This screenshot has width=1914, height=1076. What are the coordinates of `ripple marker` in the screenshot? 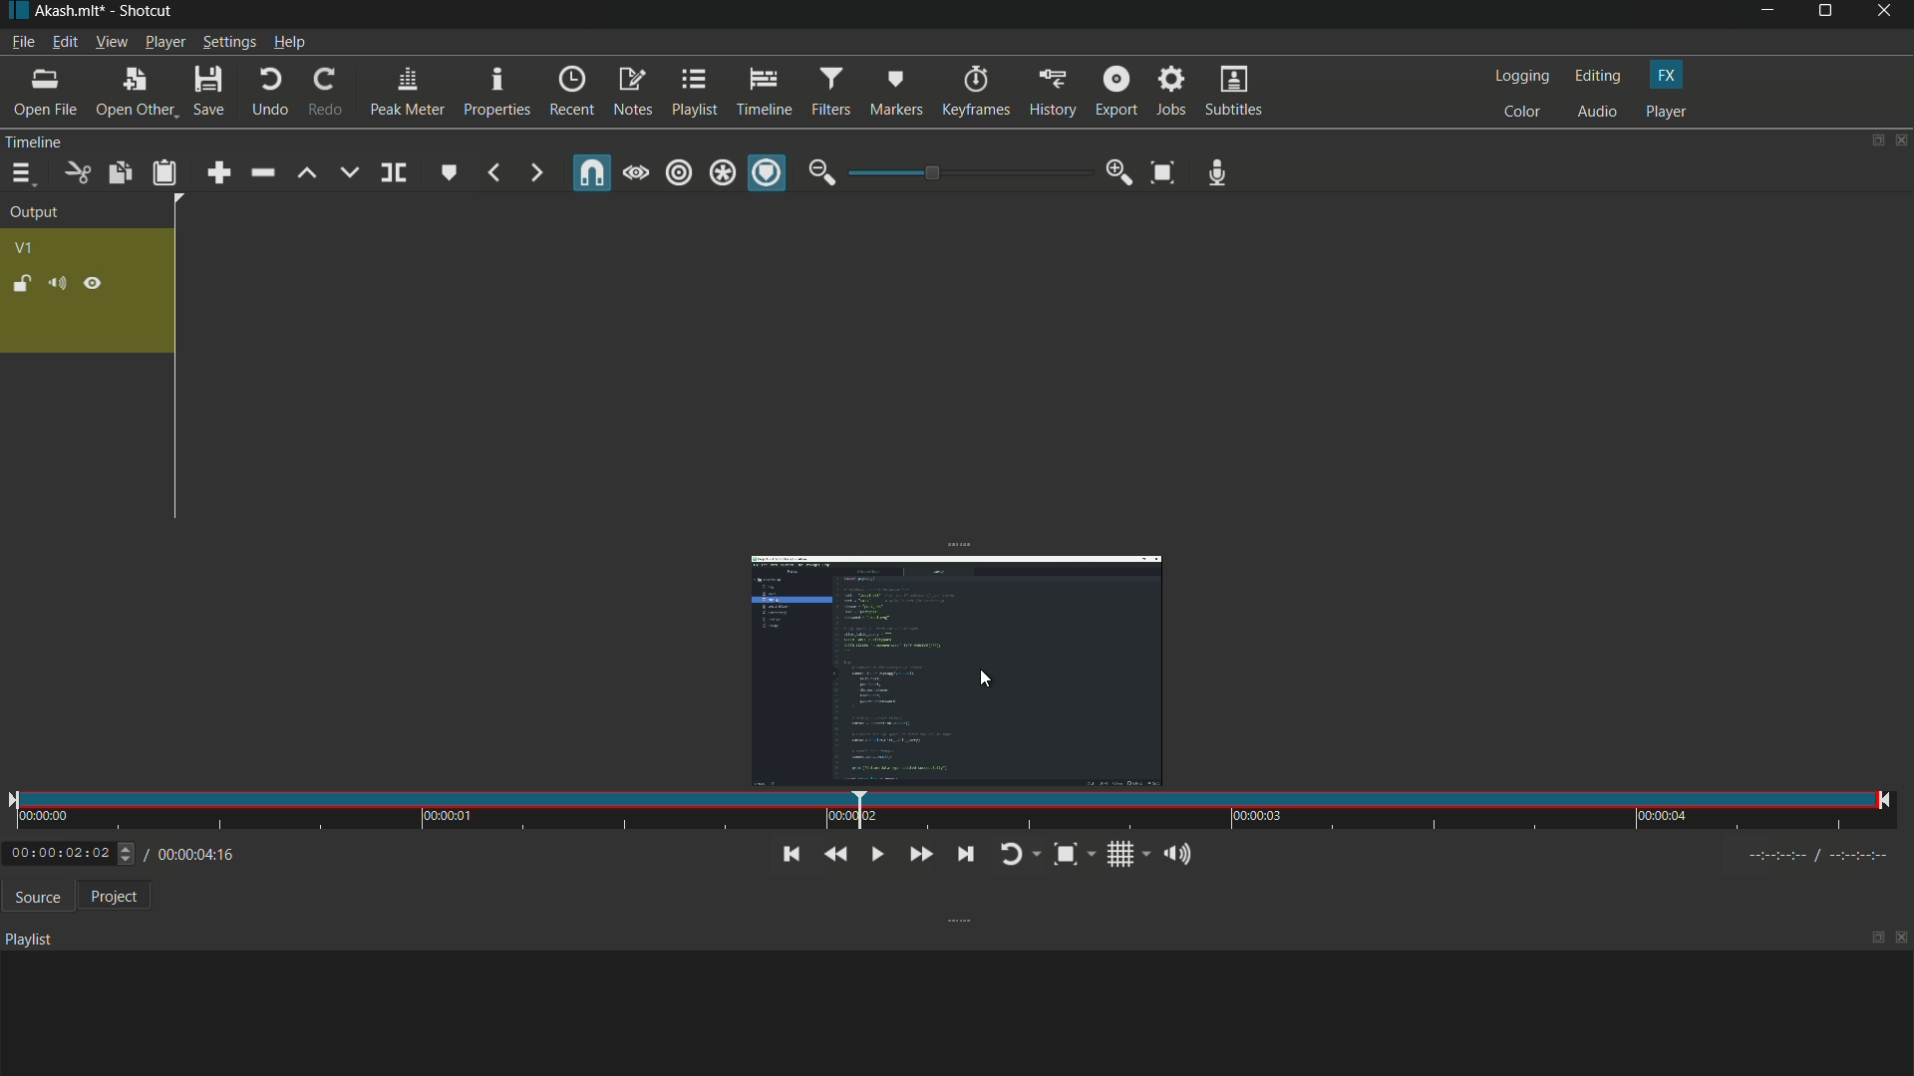 It's located at (767, 173).